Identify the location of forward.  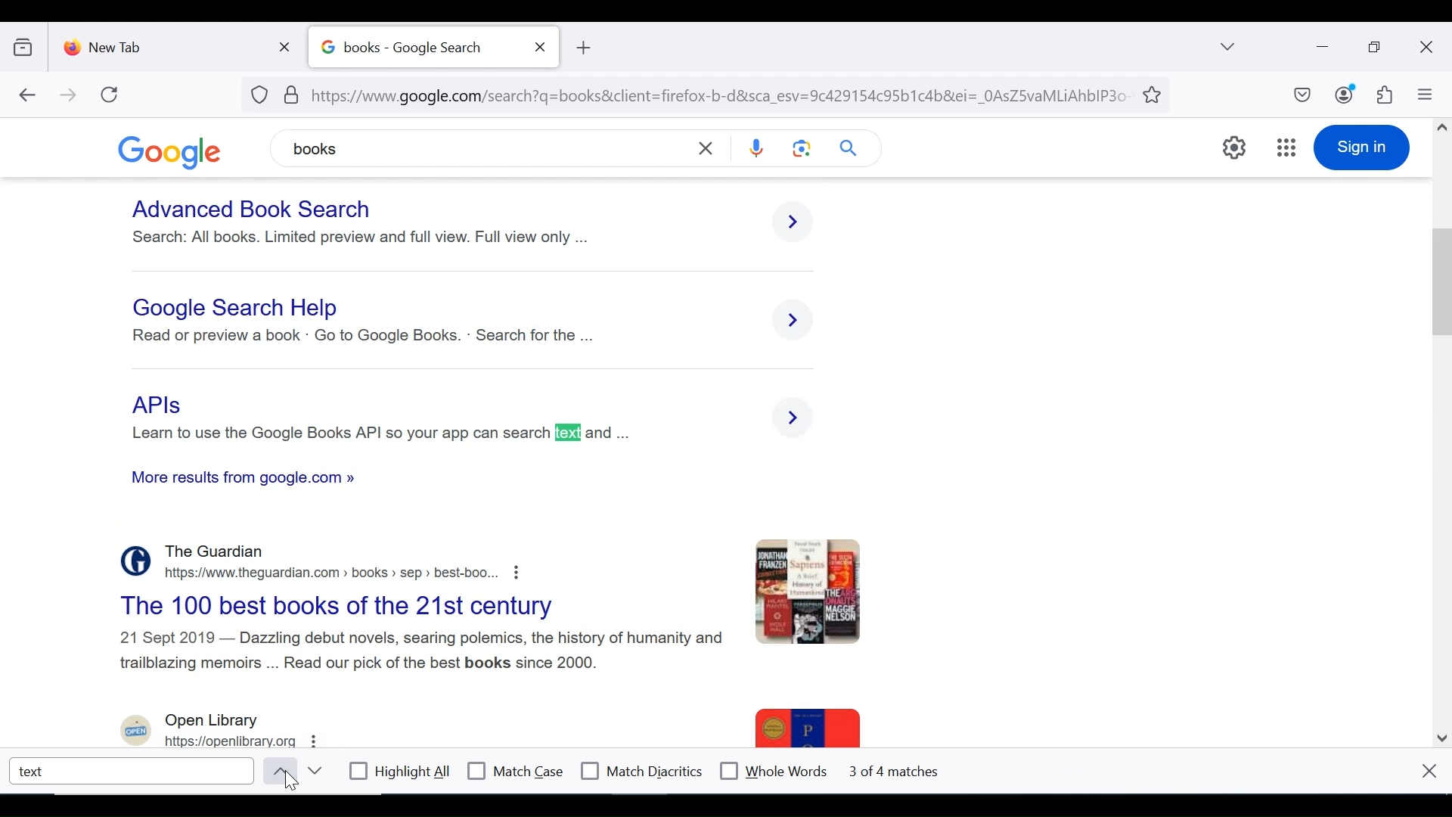
(69, 96).